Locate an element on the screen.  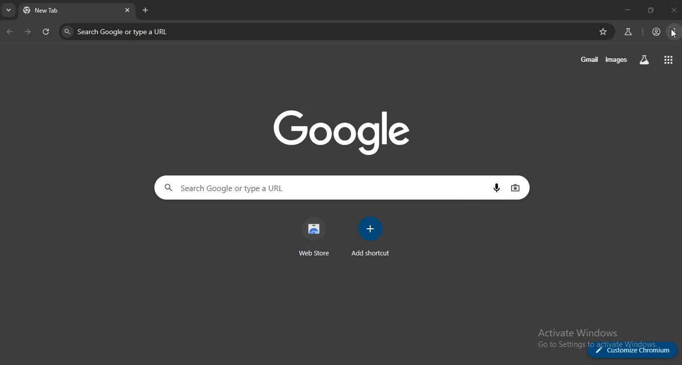
refresh is located at coordinates (46, 33).